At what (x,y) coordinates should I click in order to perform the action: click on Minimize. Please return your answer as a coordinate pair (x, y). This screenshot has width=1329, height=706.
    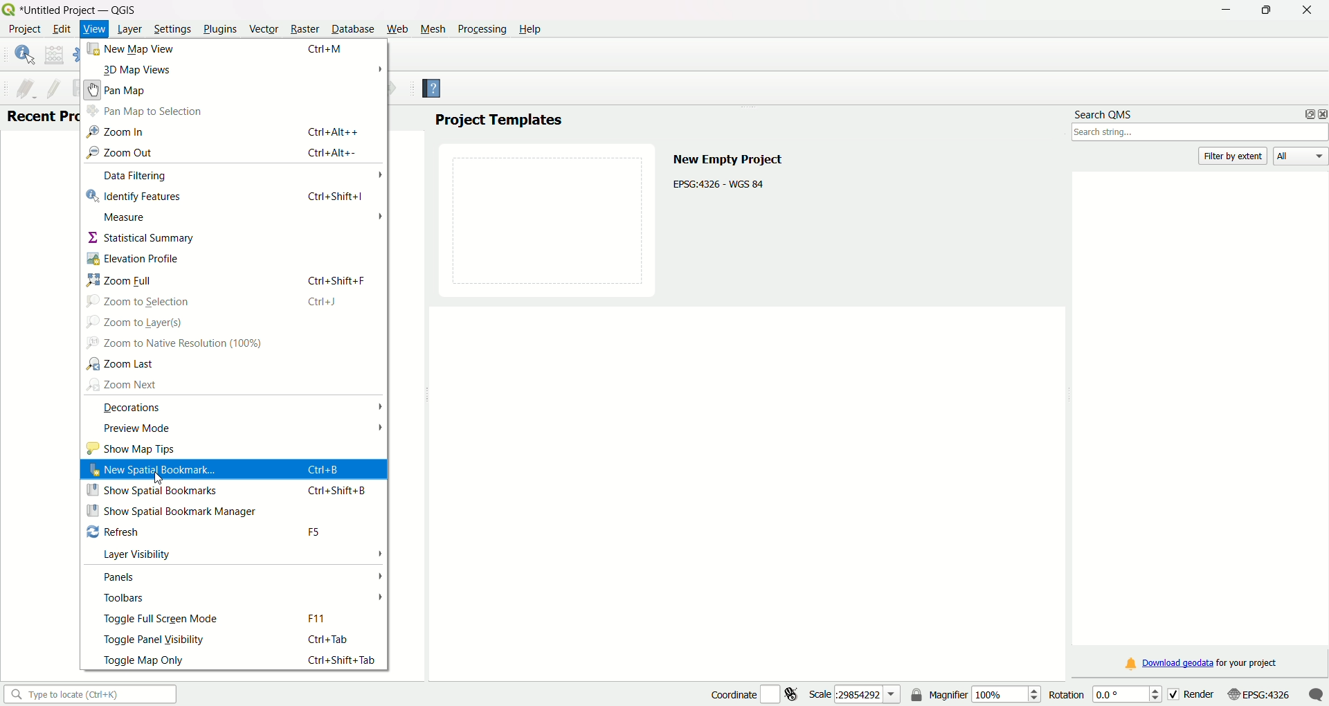
    Looking at the image, I should click on (1224, 11).